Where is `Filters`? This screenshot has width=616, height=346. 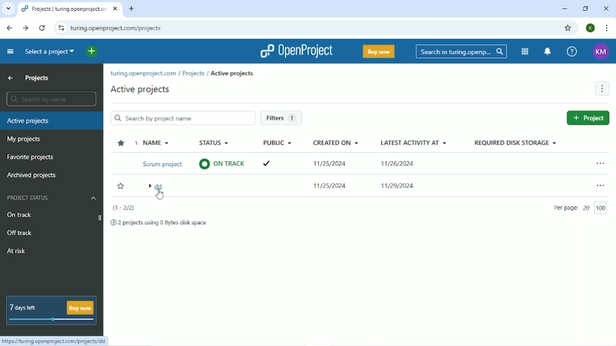
Filters is located at coordinates (281, 117).